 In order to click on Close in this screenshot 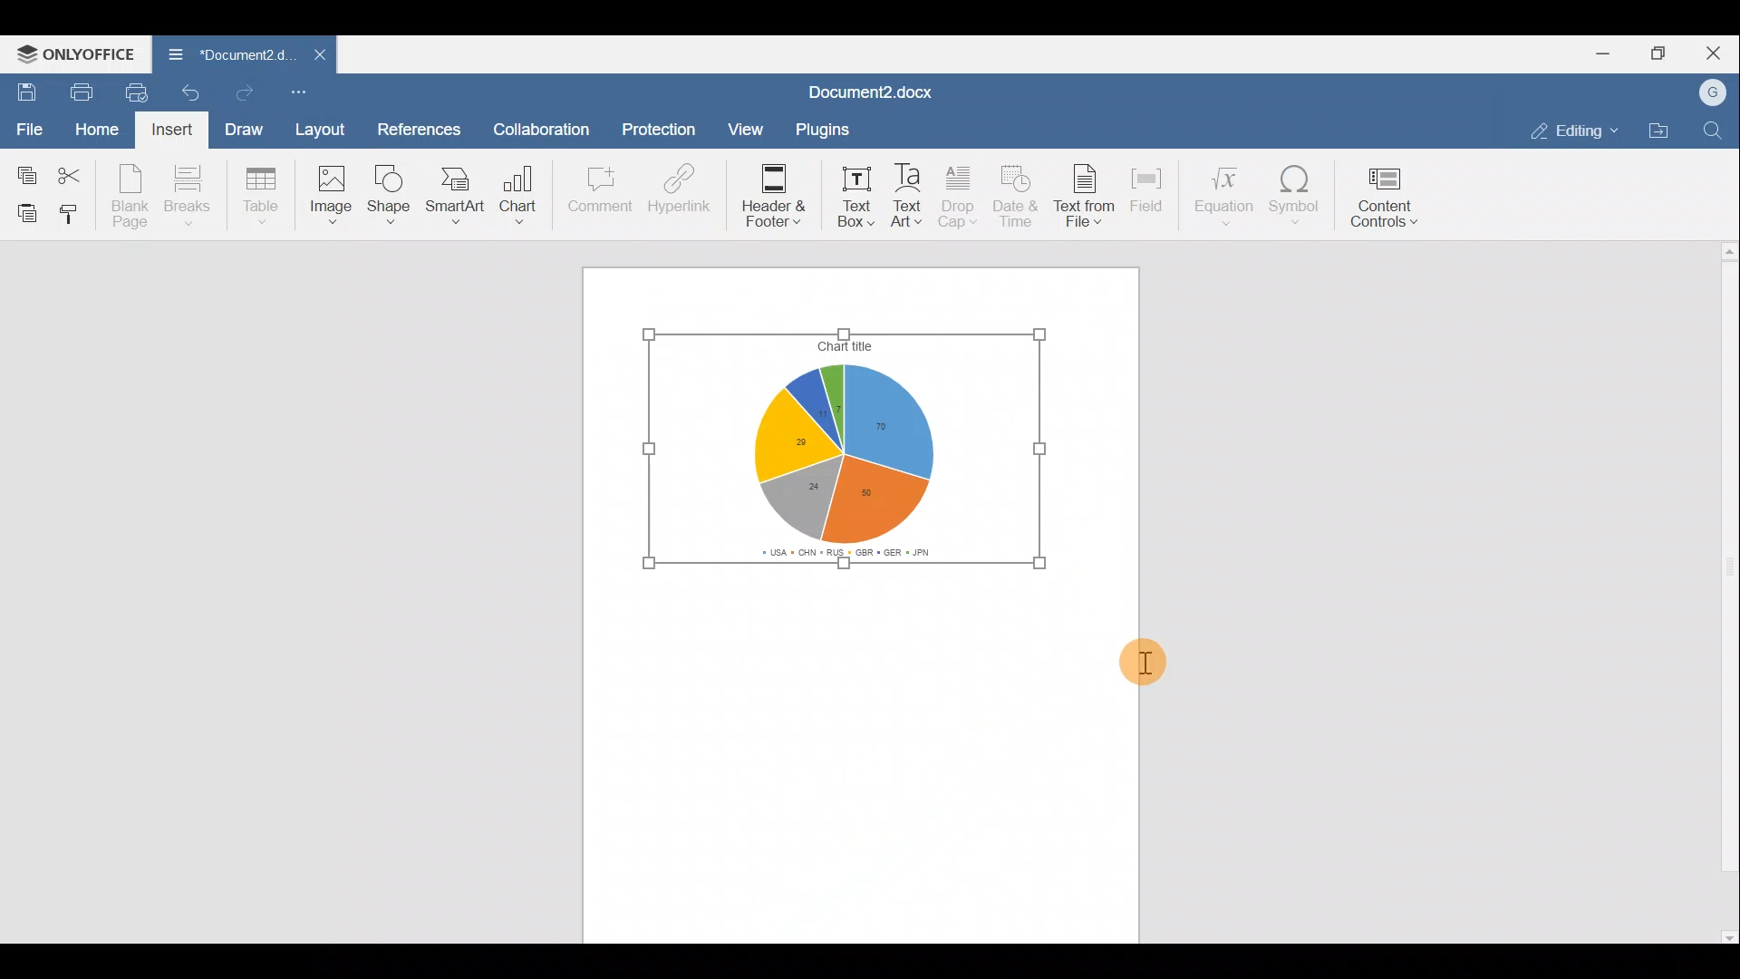, I will do `click(1718, 52)`.